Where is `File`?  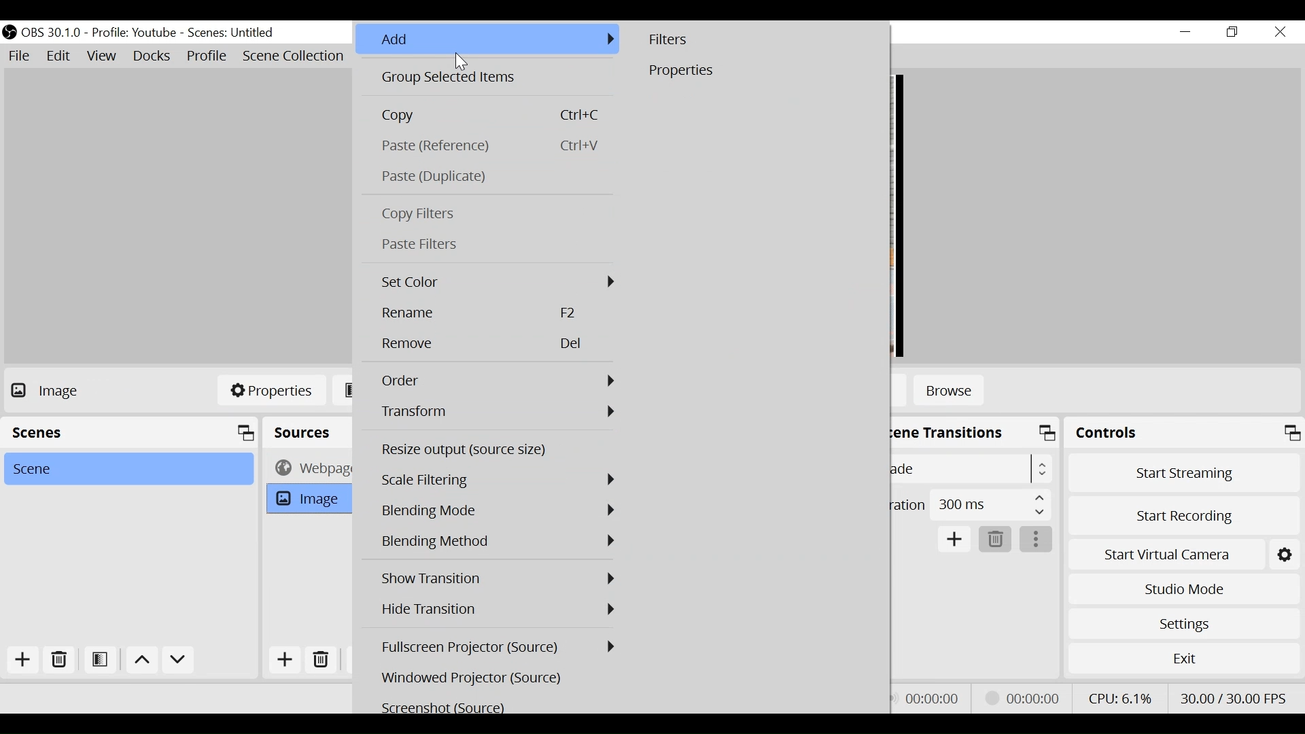 File is located at coordinates (20, 56).